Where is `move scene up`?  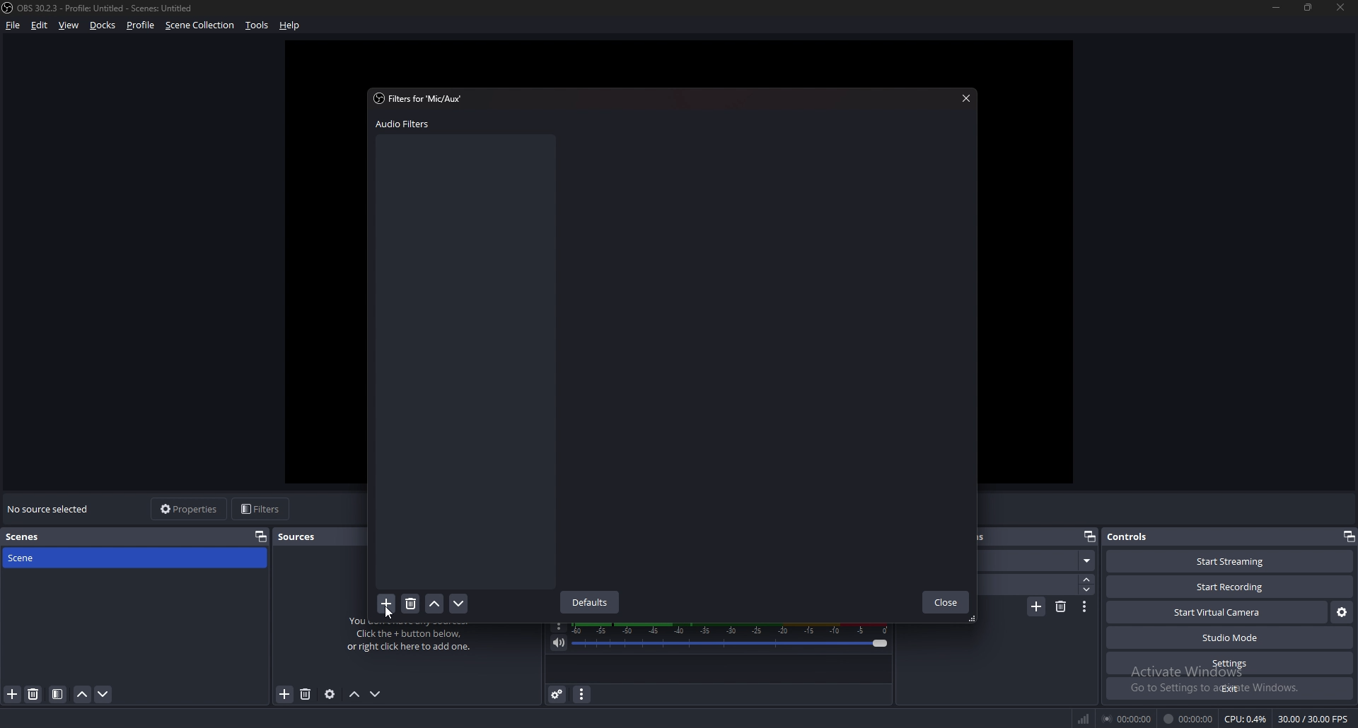
move scene up is located at coordinates (82, 695).